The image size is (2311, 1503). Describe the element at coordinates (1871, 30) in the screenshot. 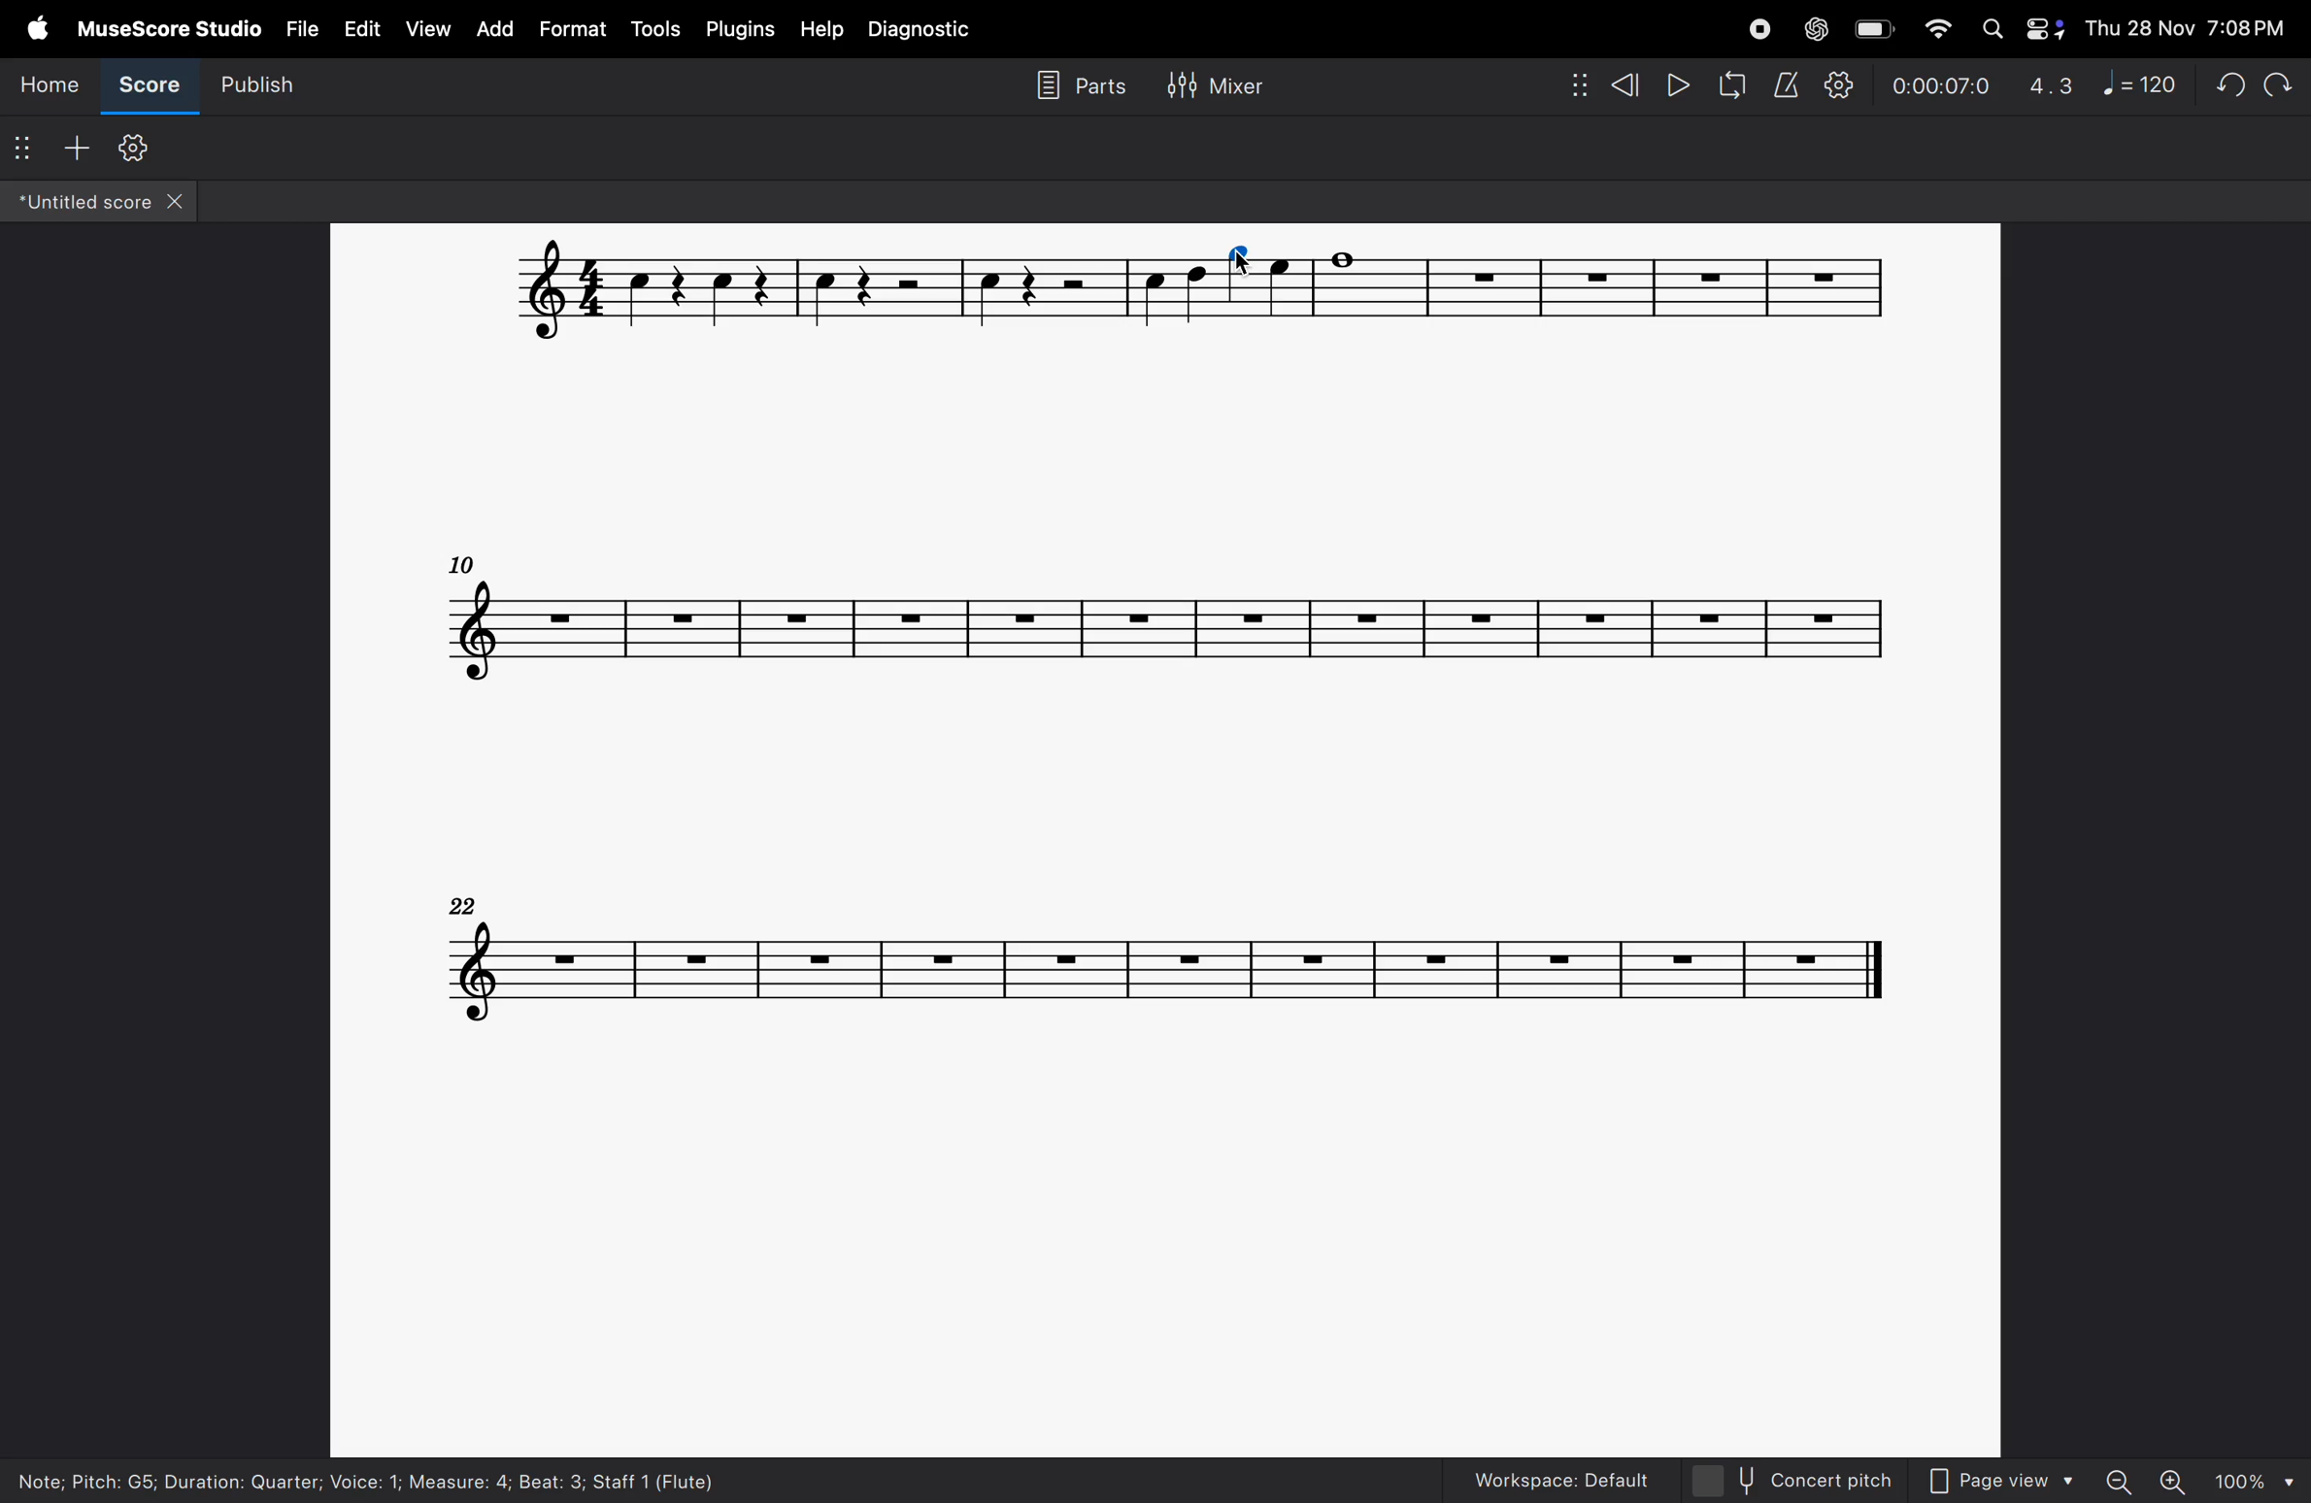

I see `battery` at that location.